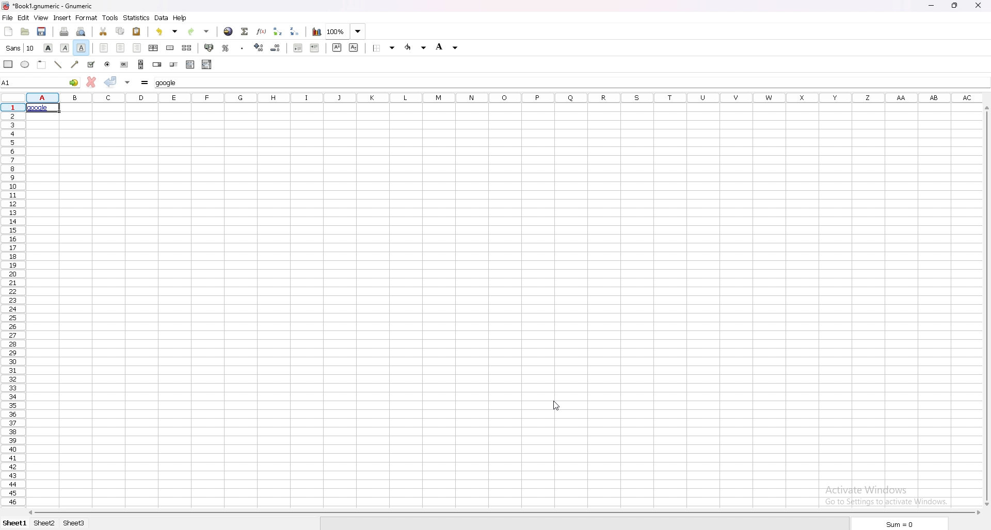  I want to click on left align, so click(104, 47).